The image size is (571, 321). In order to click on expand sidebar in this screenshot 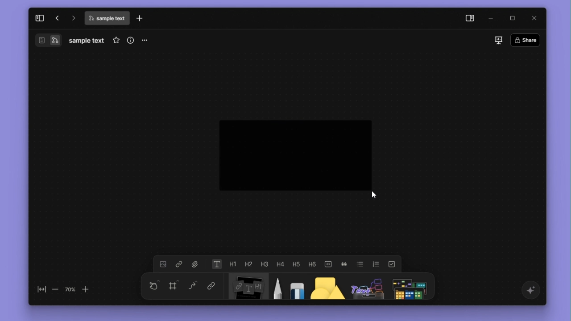, I will do `click(39, 17)`.